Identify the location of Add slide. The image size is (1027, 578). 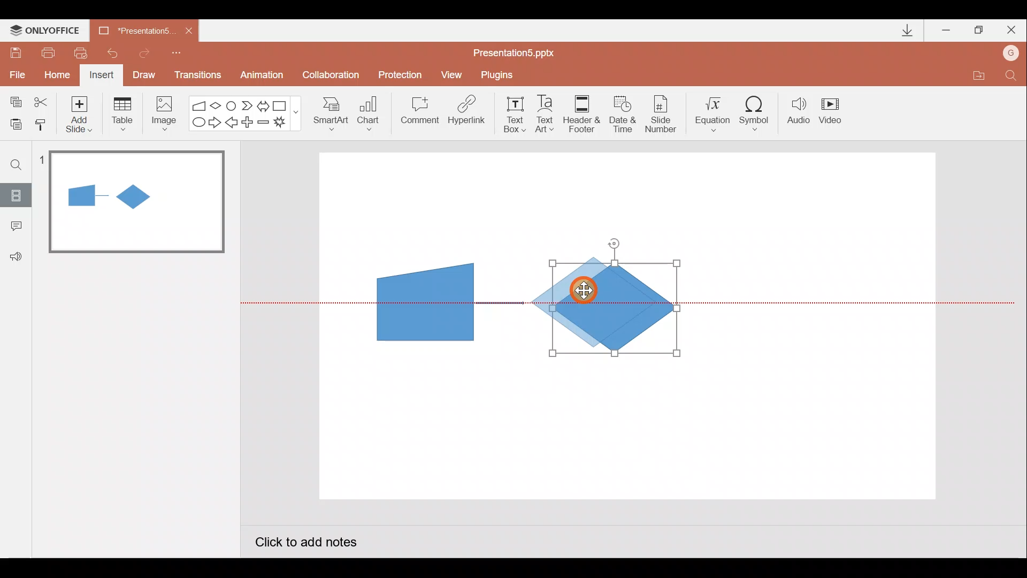
(81, 112).